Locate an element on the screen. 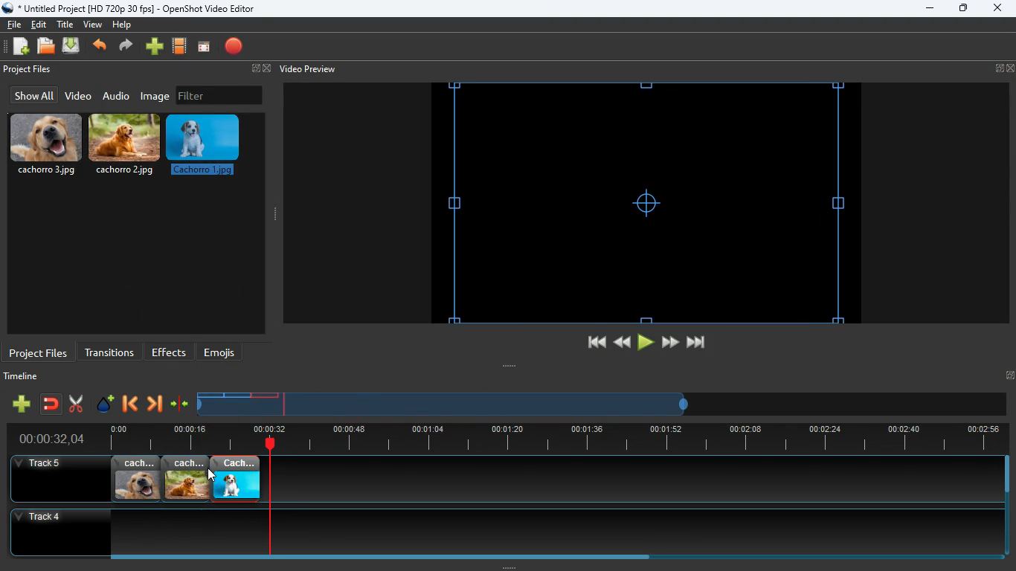 The width and height of the screenshot is (1016, 571). image is located at coordinates (156, 96).